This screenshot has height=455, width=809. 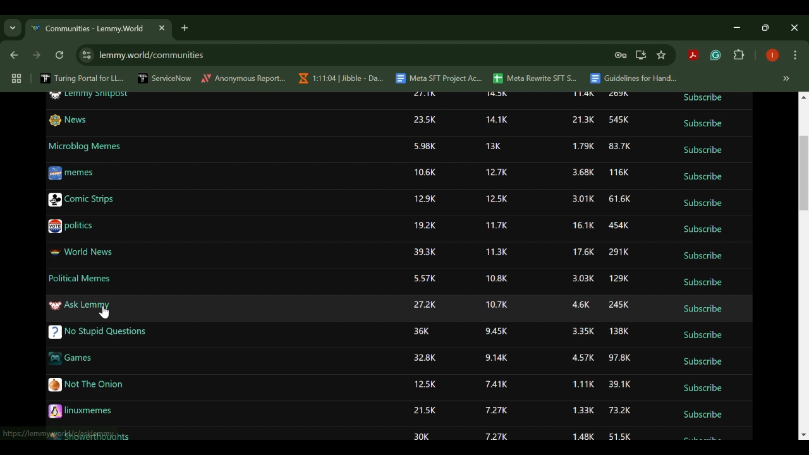 I want to click on Showerthoughts, so click(x=88, y=437).